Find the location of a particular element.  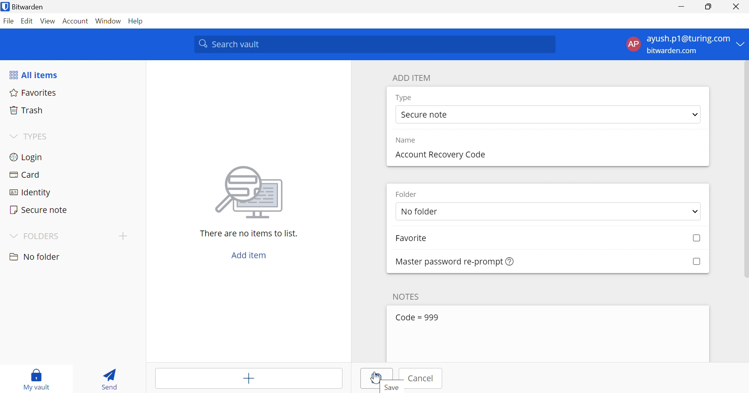

Master password re-prompt @ is located at coordinates (445, 261).